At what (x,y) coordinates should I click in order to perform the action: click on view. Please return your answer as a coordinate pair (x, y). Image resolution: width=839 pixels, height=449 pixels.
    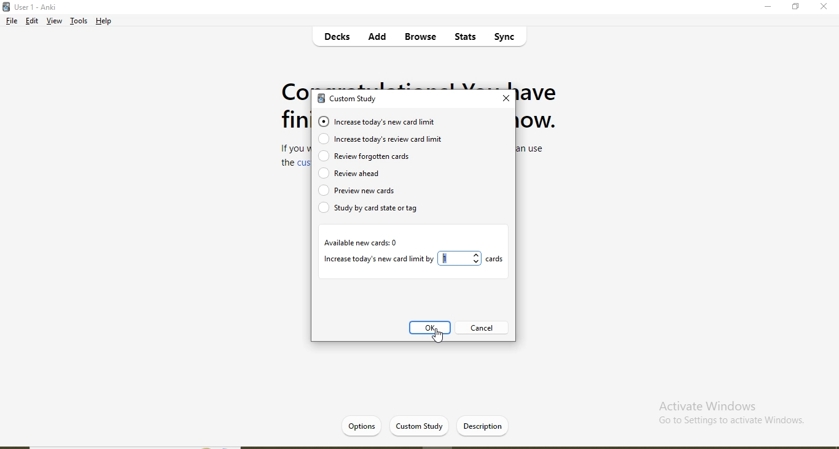
    Looking at the image, I should click on (54, 22).